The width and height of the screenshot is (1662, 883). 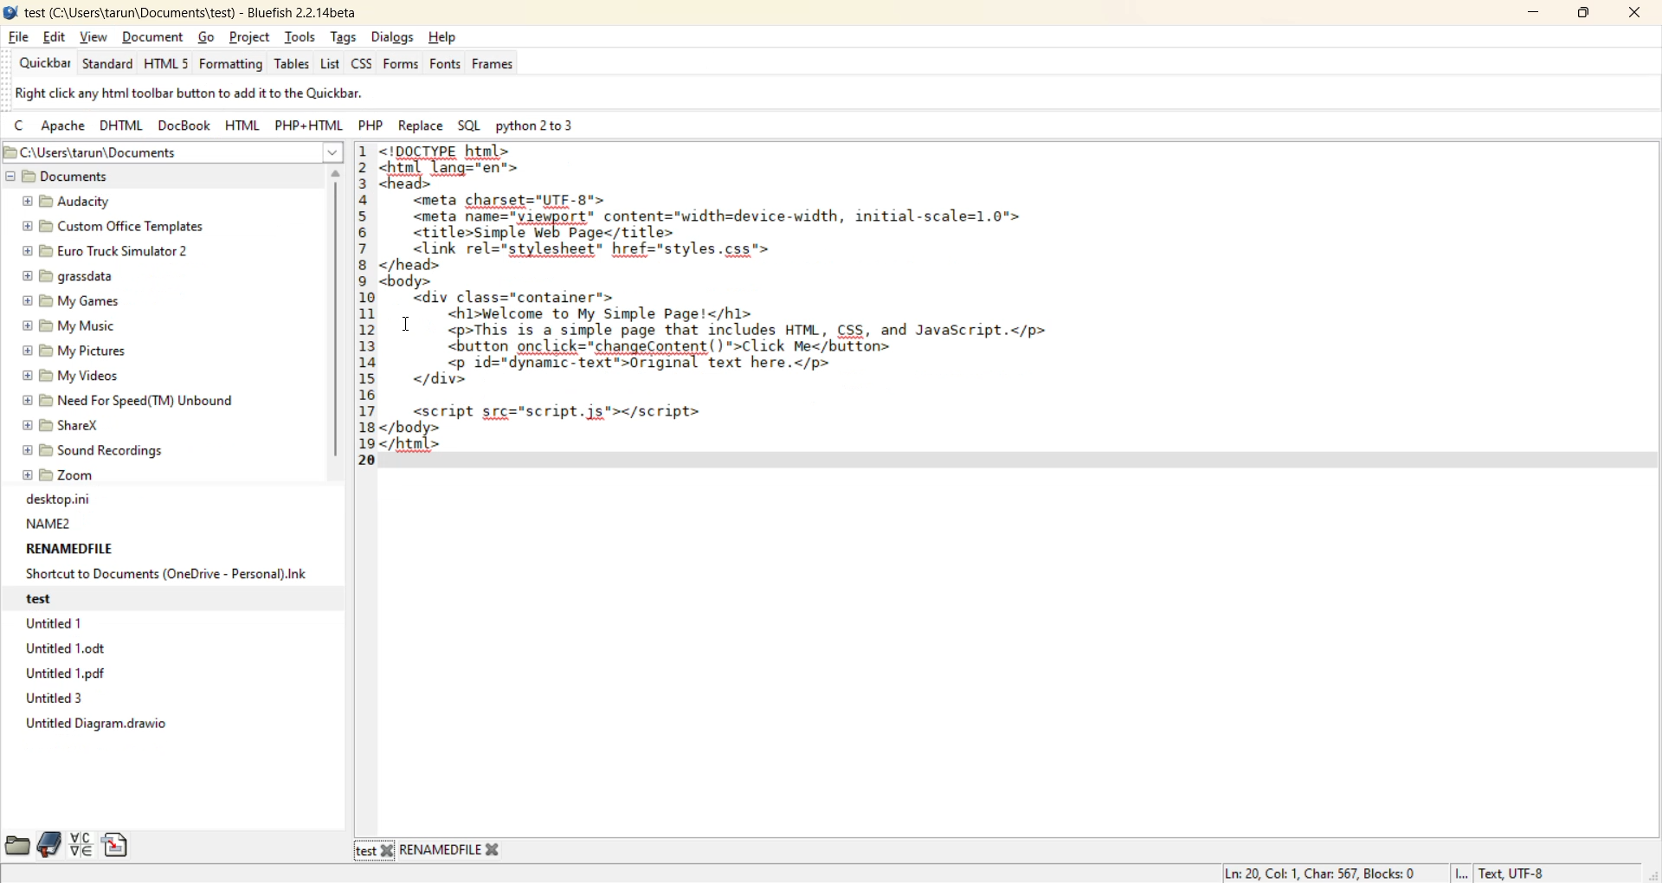 What do you see at coordinates (1388, 873) in the screenshot?
I see `metadata` at bounding box center [1388, 873].